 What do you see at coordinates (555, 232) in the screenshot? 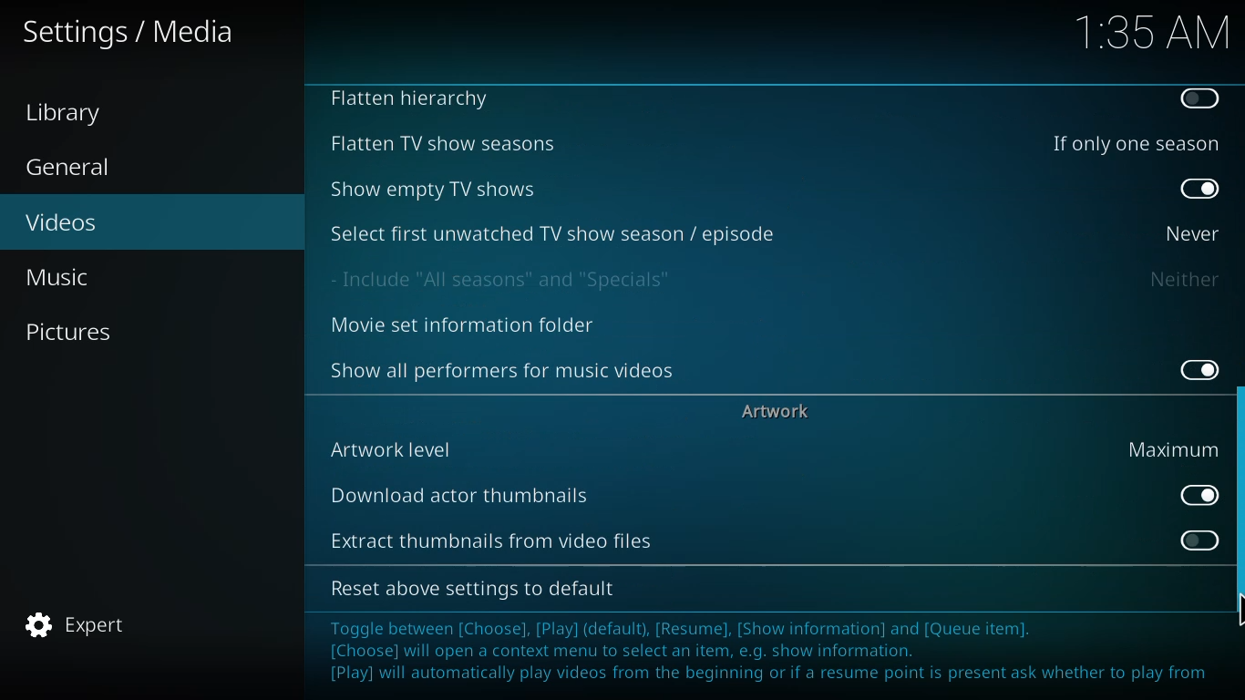
I see `select first unwanted TV show` at bounding box center [555, 232].